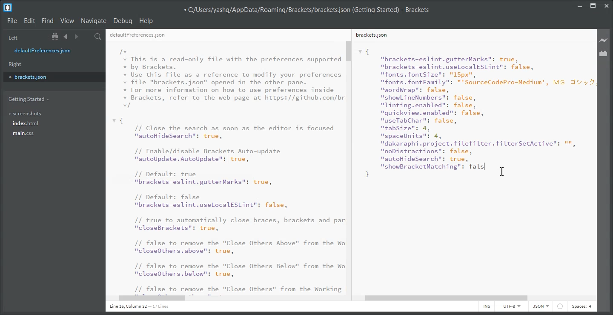 The height and width of the screenshot is (315, 613). What do you see at coordinates (48, 51) in the screenshot?
I see `defaultPreferences.json` at bounding box center [48, 51].